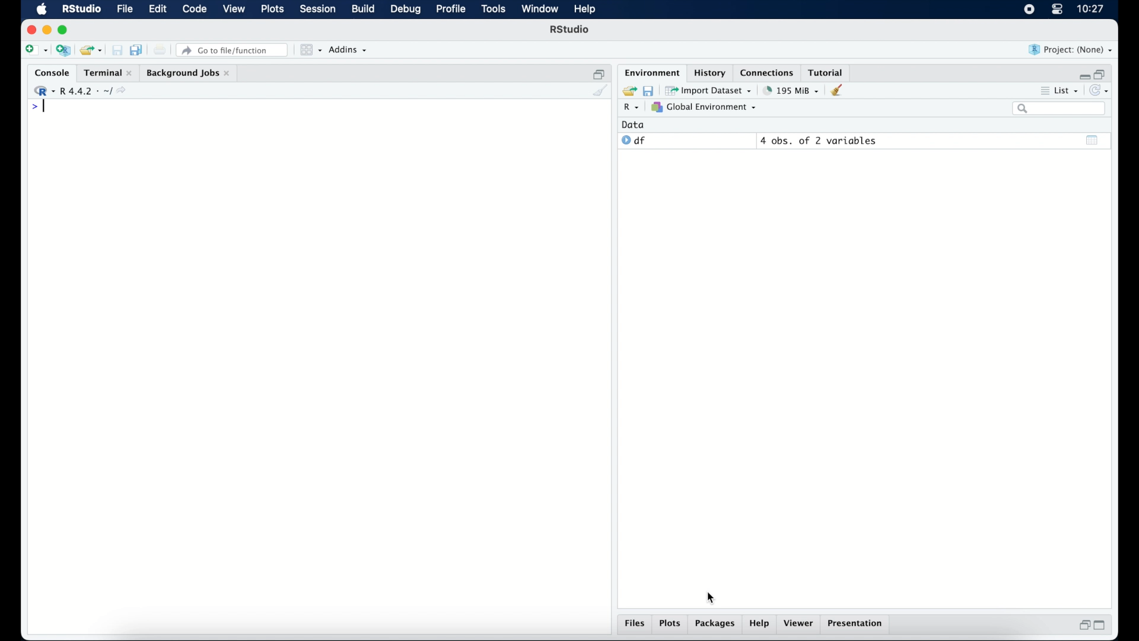  What do you see at coordinates (37, 108) in the screenshot?
I see `command prompt` at bounding box center [37, 108].